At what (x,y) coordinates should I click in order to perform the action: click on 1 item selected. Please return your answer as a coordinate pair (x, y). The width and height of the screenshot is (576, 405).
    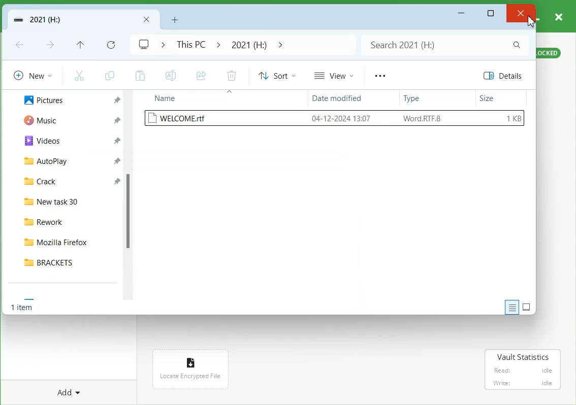
    Looking at the image, I should click on (74, 307).